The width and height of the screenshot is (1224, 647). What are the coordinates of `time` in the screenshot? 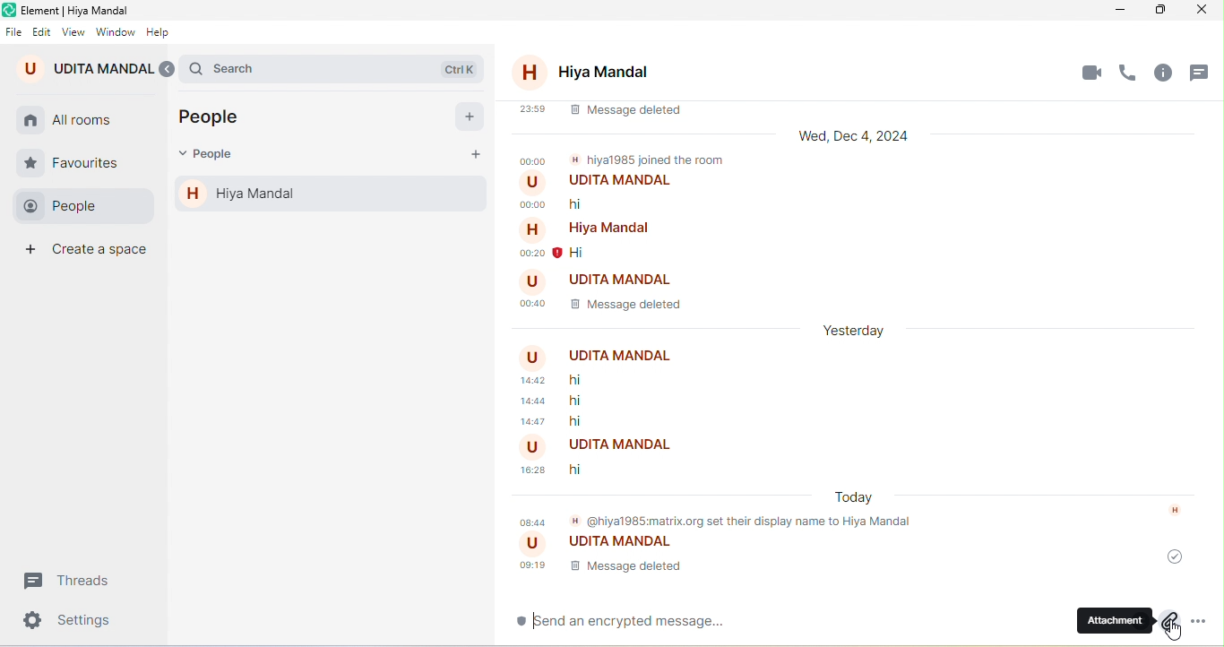 It's located at (540, 255).